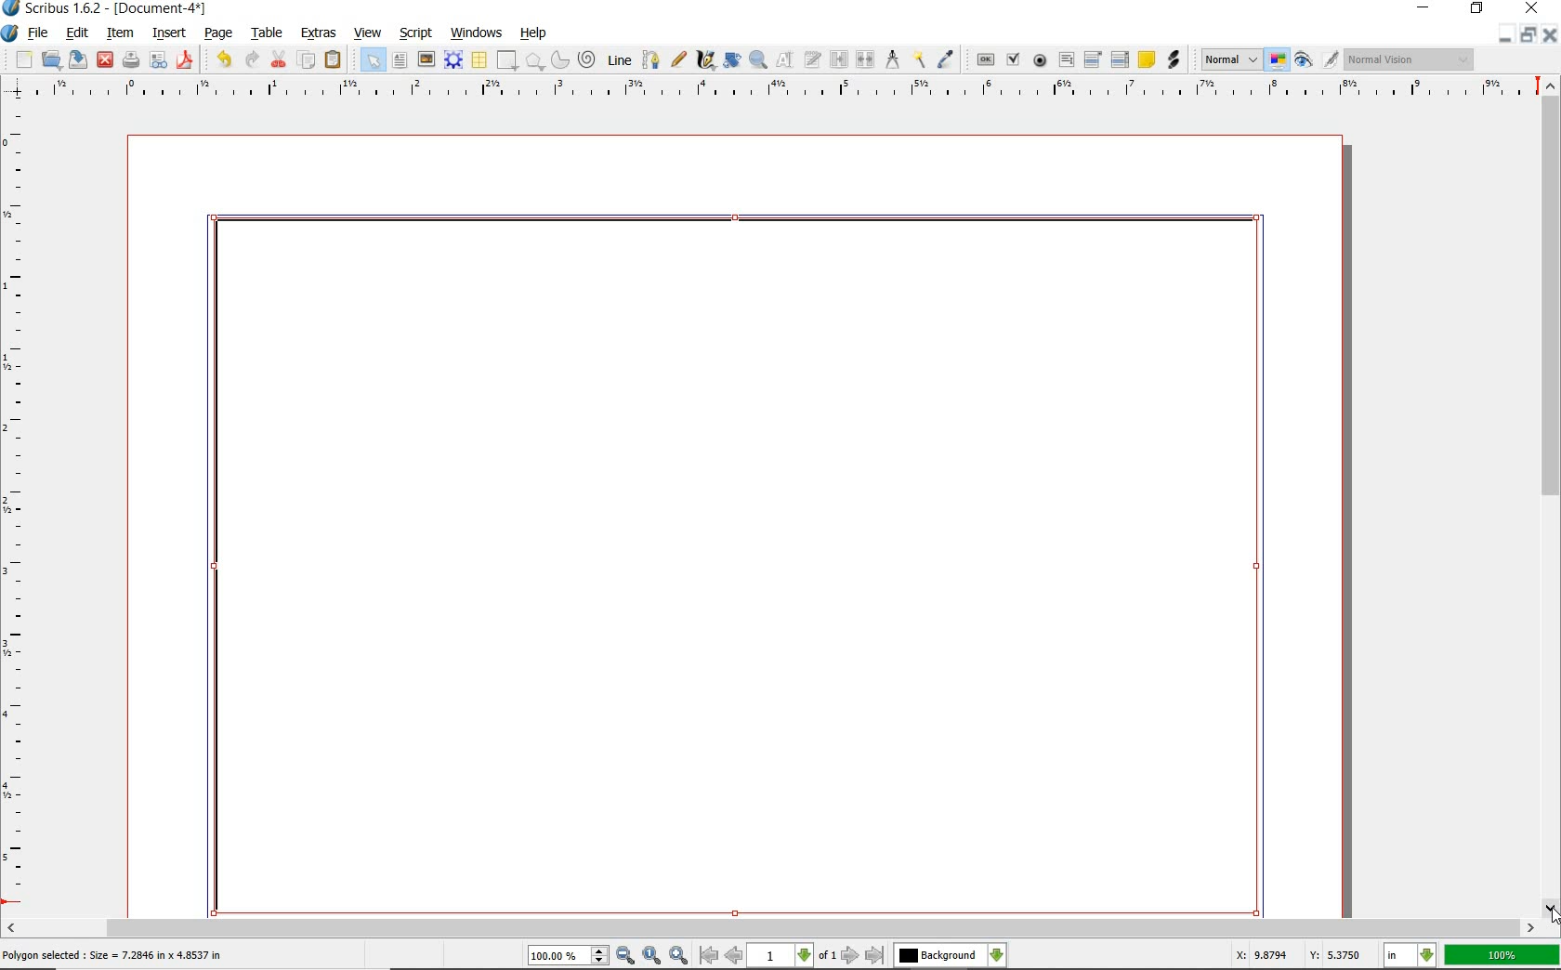 The height and width of the screenshot is (970, 1561). Describe the element at coordinates (892, 60) in the screenshot. I see `measurements` at that location.